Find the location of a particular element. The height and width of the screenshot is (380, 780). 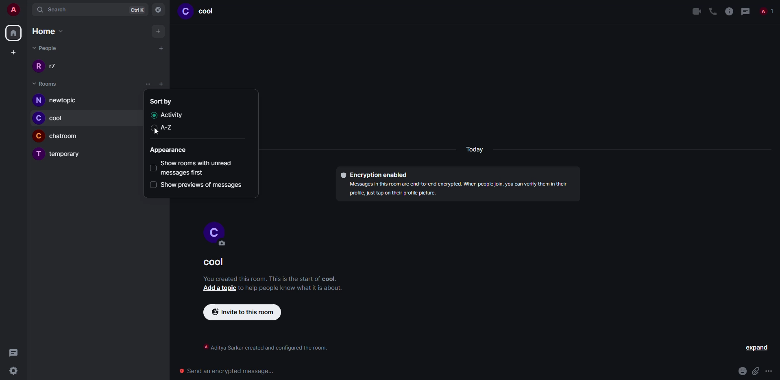

threads is located at coordinates (10, 353).